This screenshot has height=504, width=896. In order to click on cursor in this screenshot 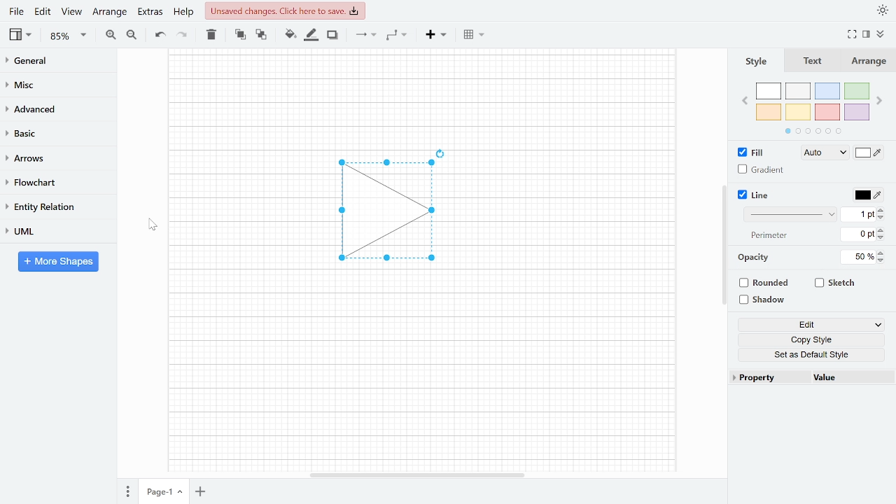, I will do `click(150, 224)`.